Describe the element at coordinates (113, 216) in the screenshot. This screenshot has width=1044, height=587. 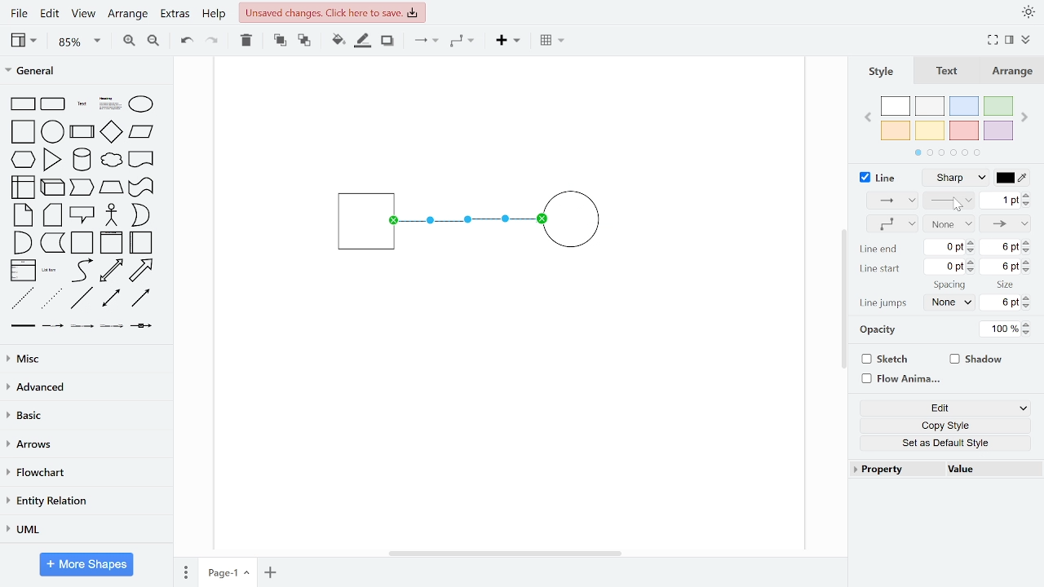
I see `actor` at that location.